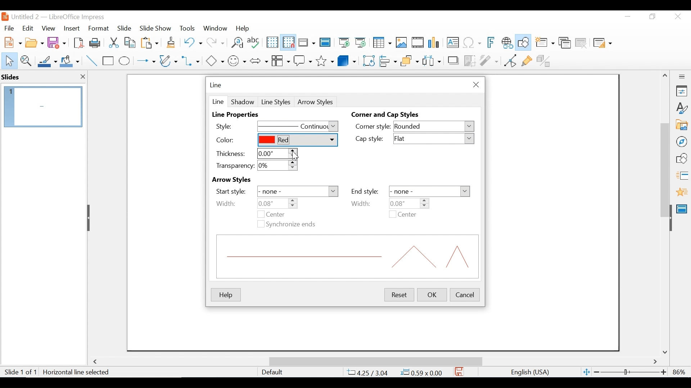 This screenshot has height=388, width=691. What do you see at coordinates (368, 60) in the screenshot?
I see `Rotate` at bounding box center [368, 60].